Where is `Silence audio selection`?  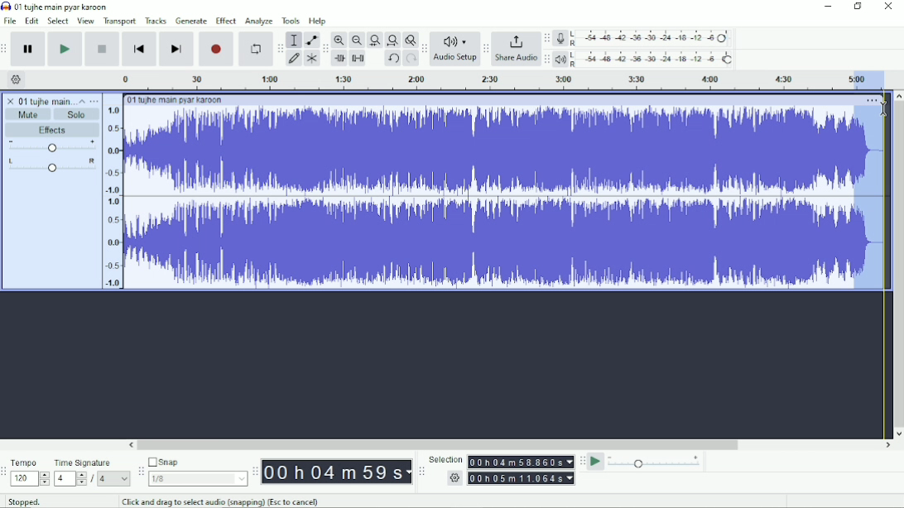 Silence audio selection is located at coordinates (358, 58).